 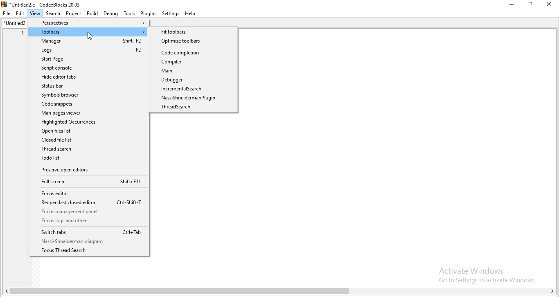 I want to click on View , so click(x=33, y=14).